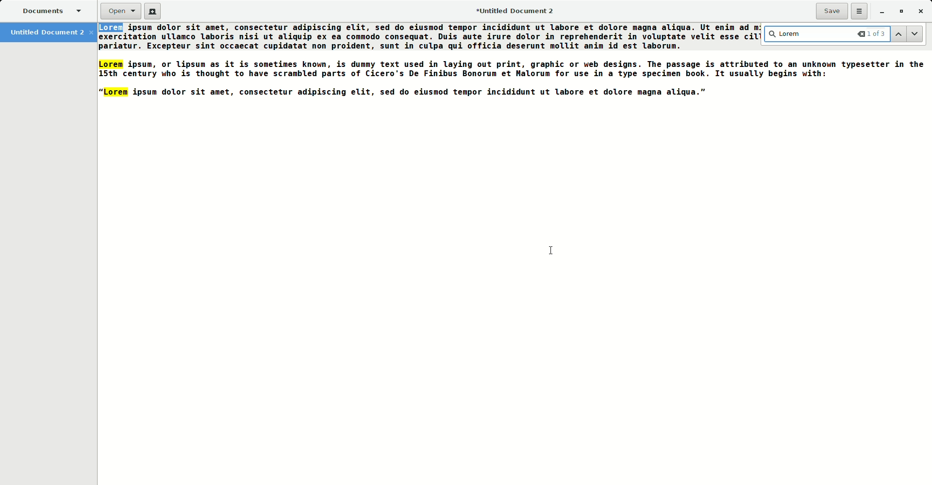 The width and height of the screenshot is (932, 485). What do you see at coordinates (115, 93) in the screenshot?
I see `Lorem - Highlighted` at bounding box center [115, 93].